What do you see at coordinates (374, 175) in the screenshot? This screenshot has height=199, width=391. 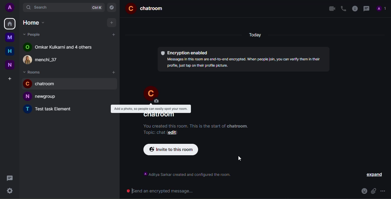 I see `expand` at bounding box center [374, 175].